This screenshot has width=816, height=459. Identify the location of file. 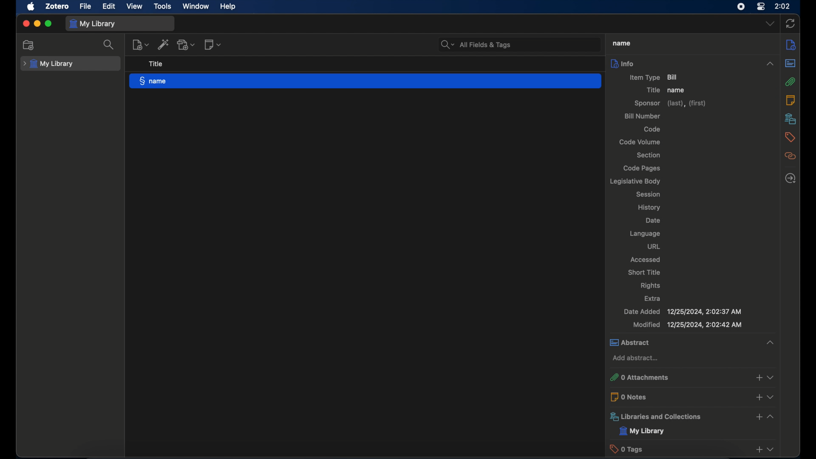
(86, 6).